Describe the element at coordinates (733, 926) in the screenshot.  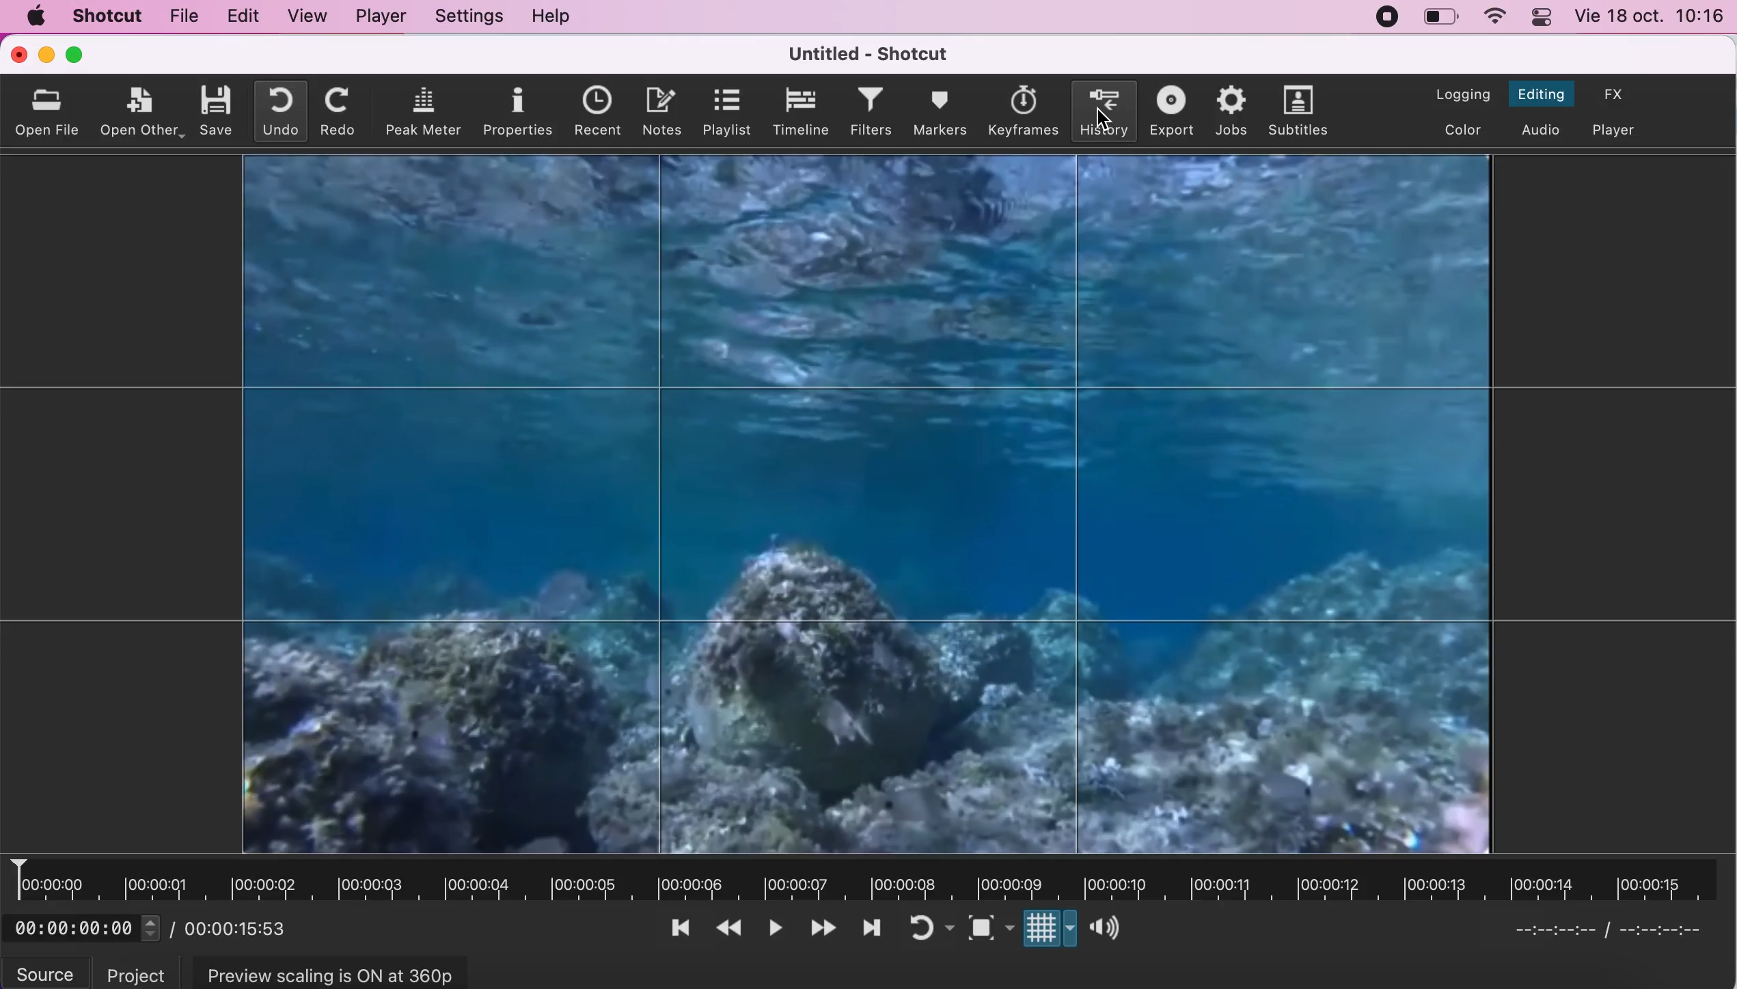
I see `play quickly backwards` at that location.